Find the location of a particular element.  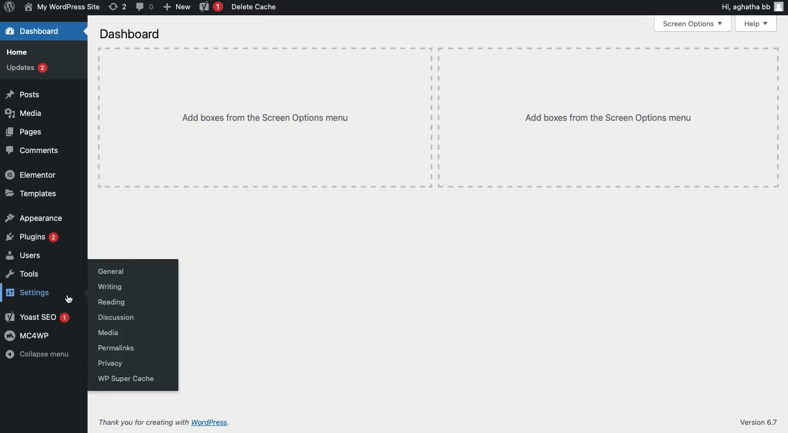

Appearance is located at coordinates (33, 218).